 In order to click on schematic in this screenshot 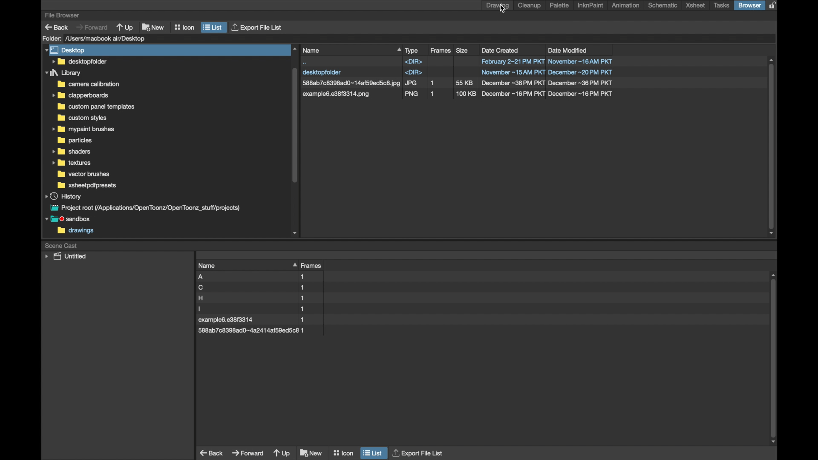, I will do `click(662, 5)`.